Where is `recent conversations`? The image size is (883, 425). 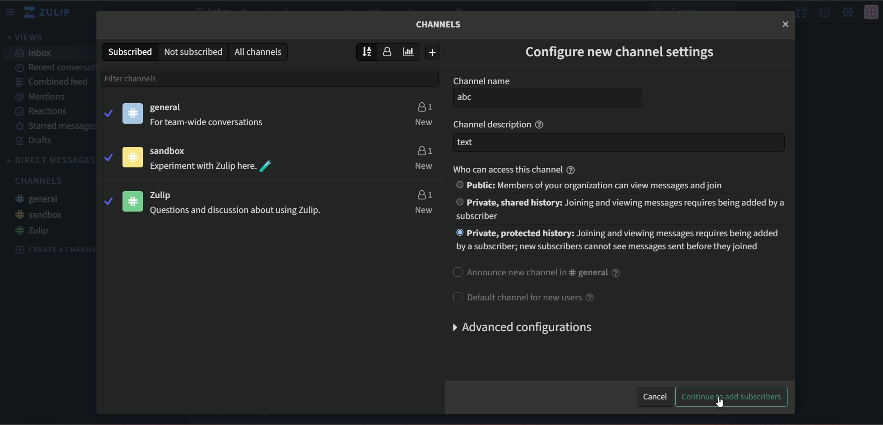 recent conversations is located at coordinates (55, 66).